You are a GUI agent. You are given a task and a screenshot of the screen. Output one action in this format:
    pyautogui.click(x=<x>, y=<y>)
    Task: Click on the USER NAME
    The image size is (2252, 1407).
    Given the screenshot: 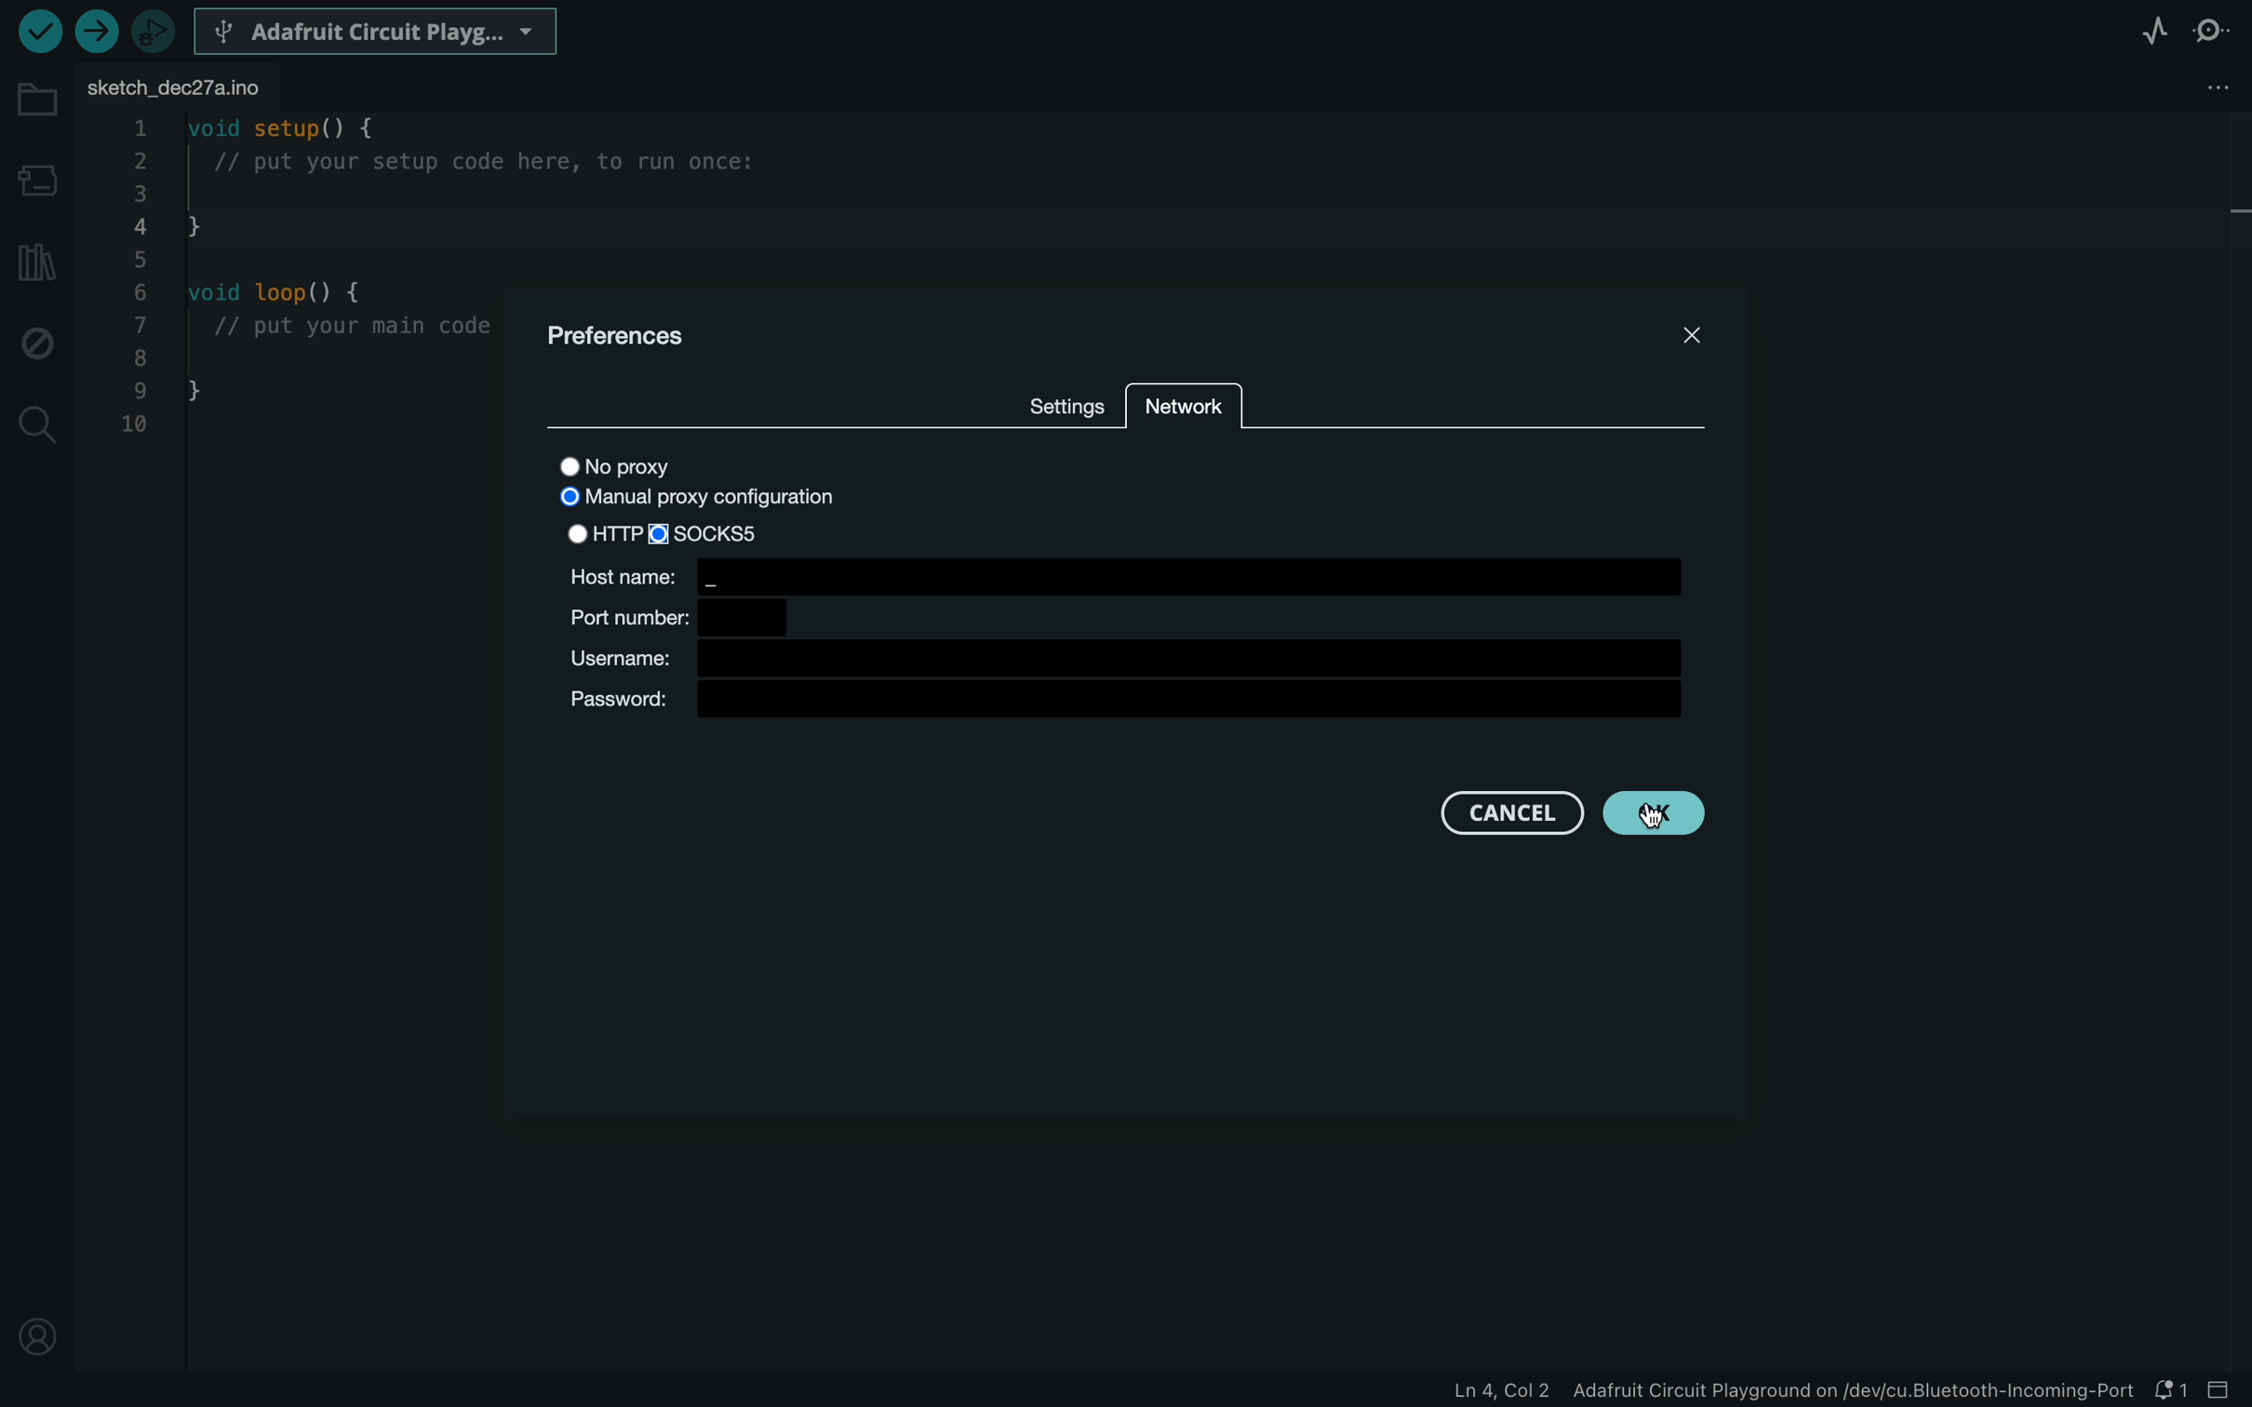 What is the action you would take?
    pyautogui.click(x=1119, y=657)
    